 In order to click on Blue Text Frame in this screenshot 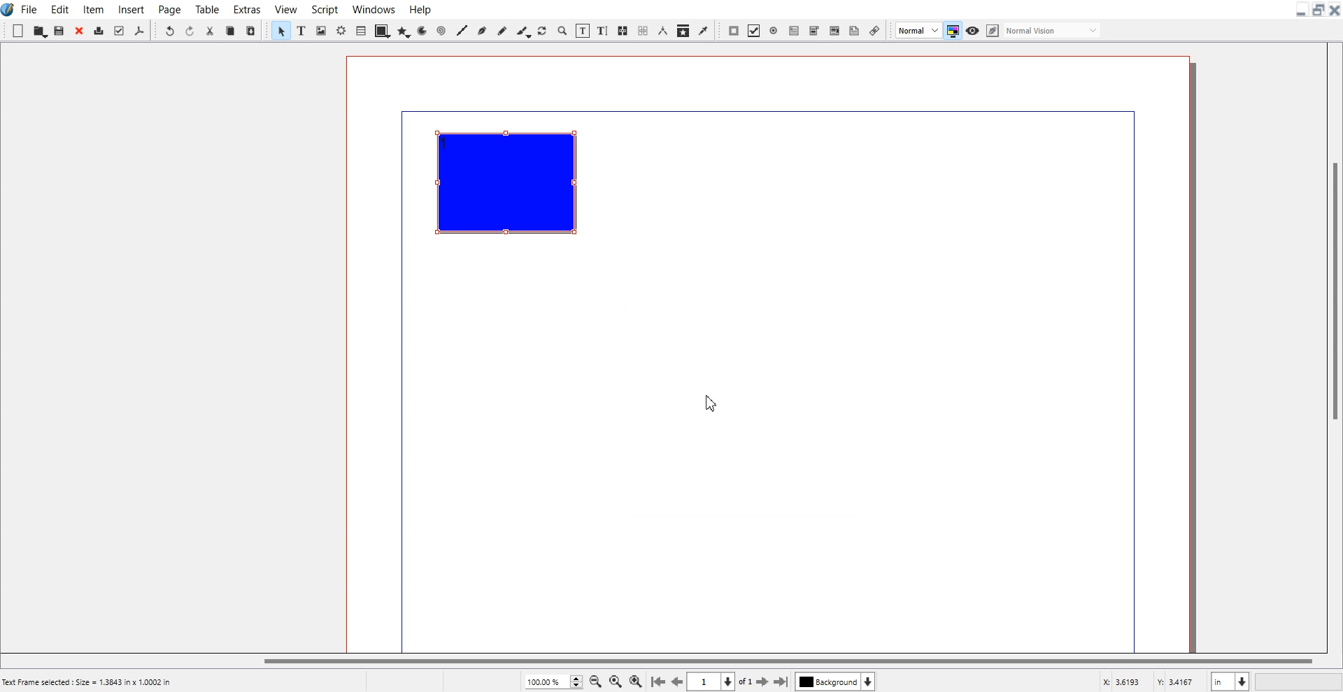, I will do `click(513, 190)`.